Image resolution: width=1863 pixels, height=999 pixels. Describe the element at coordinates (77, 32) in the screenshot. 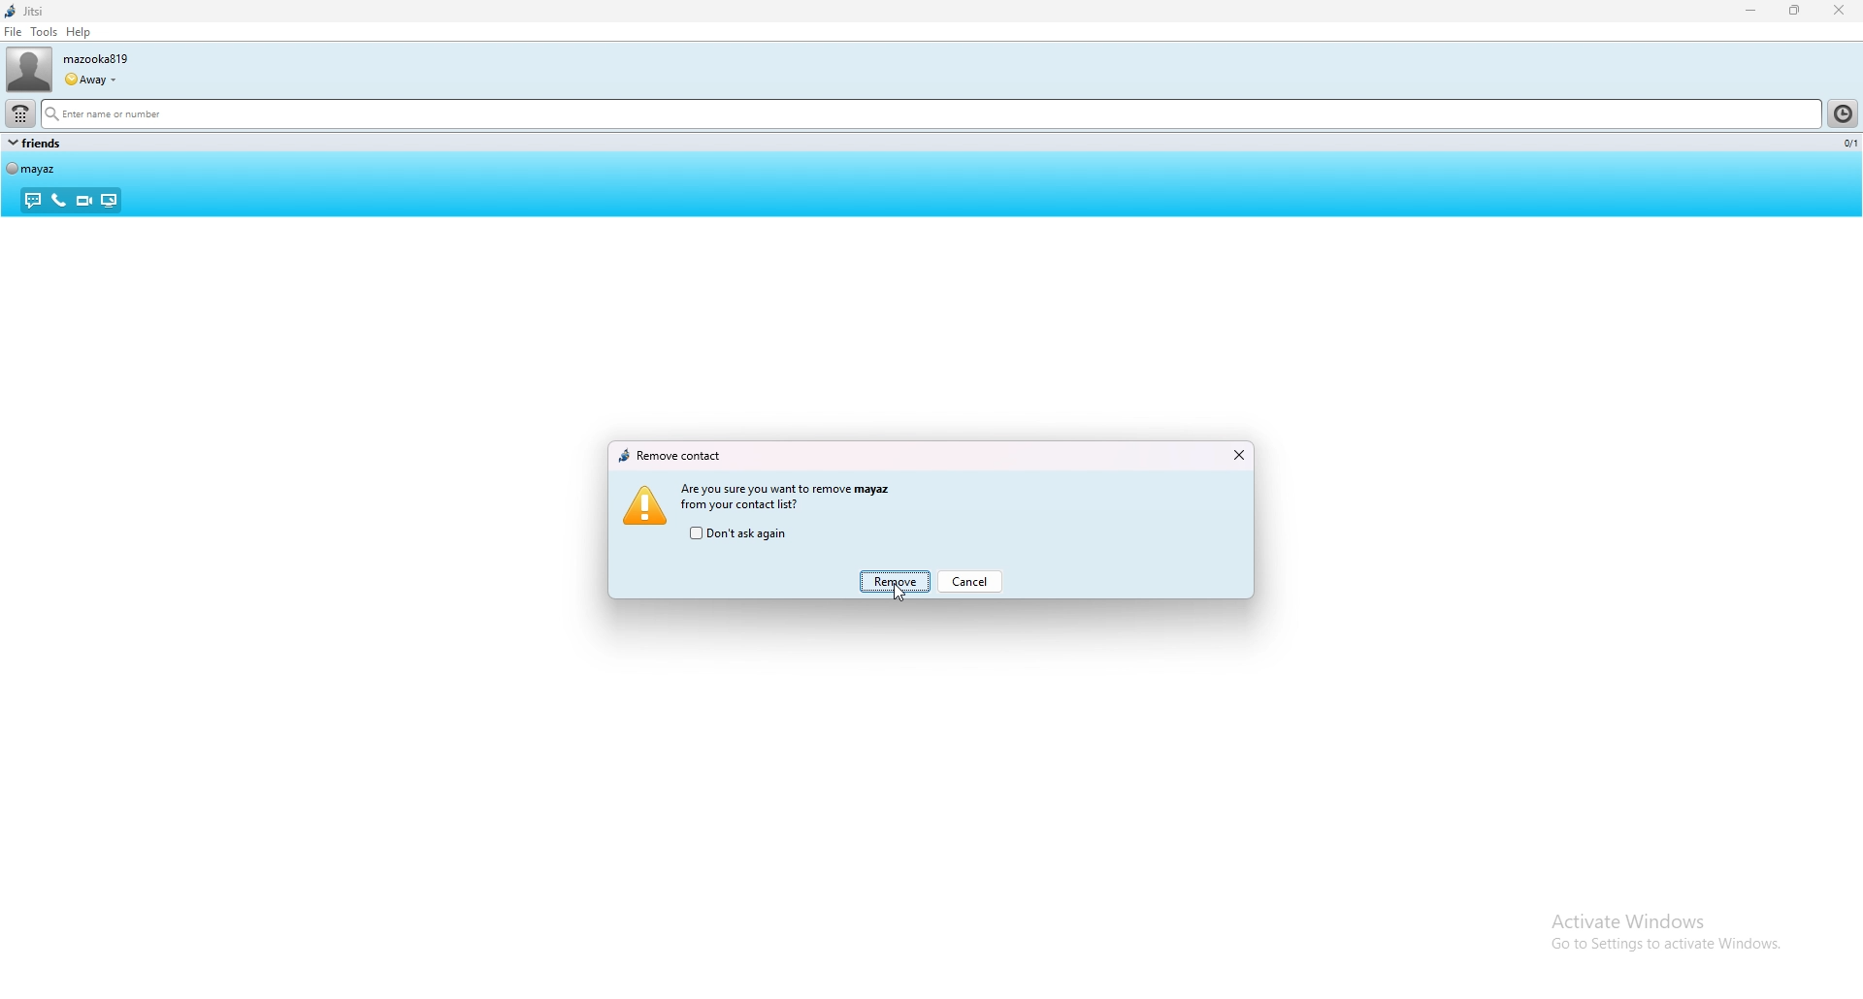

I see `help` at that location.